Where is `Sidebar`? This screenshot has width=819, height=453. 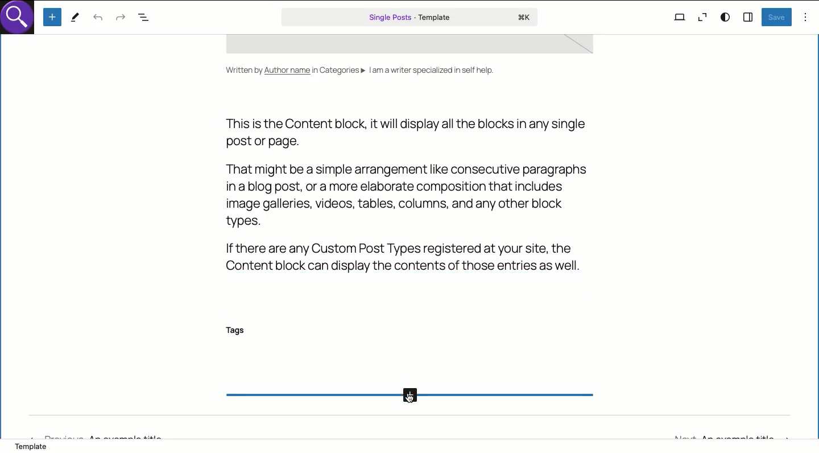 Sidebar is located at coordinates (748, 16).